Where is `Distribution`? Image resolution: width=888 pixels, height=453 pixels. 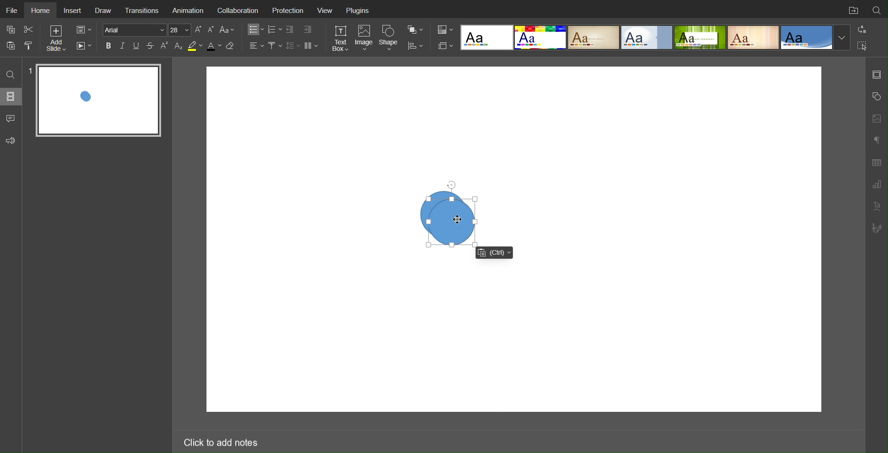 Distribution is located at coordinates (415, 45).